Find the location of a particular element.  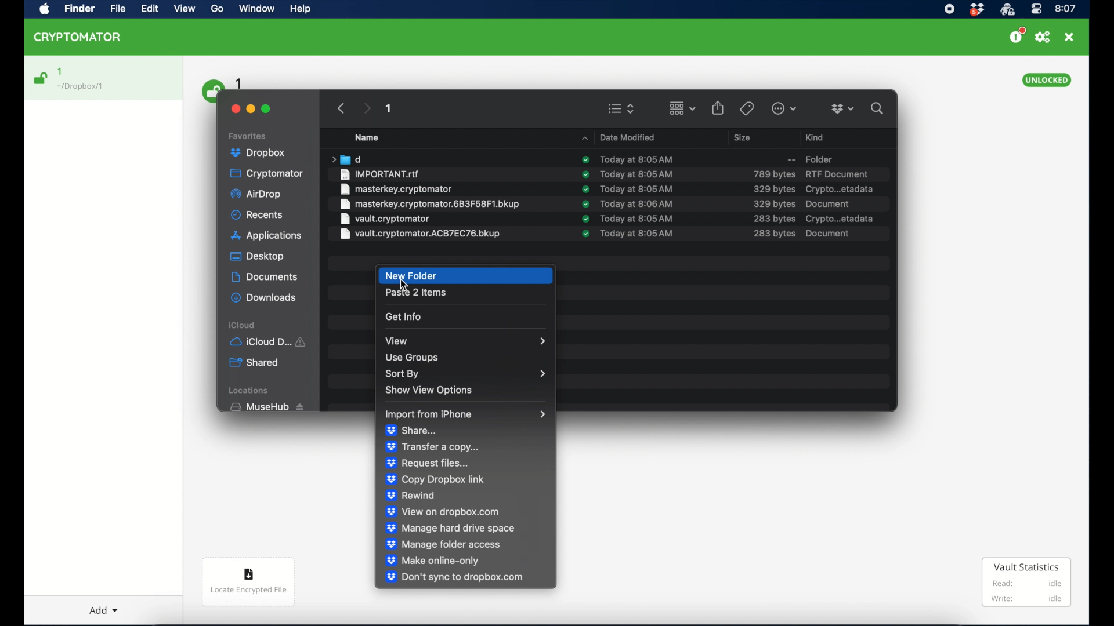

dropbox icon is located at coordinates (976, 10).